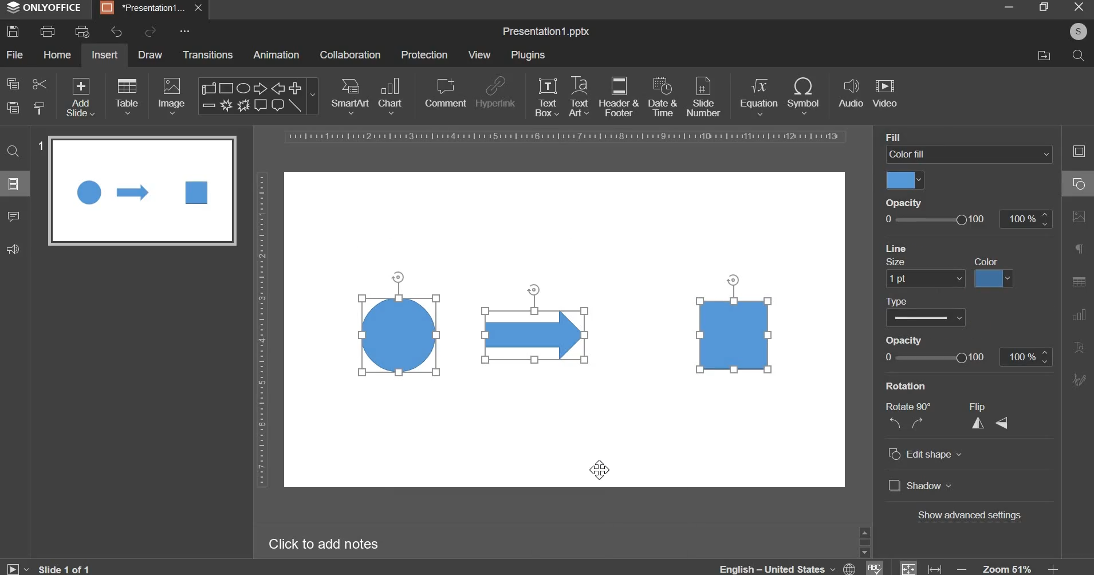 This screenshot has width=1094, height=575. I want to click on print, so click(48, 31).